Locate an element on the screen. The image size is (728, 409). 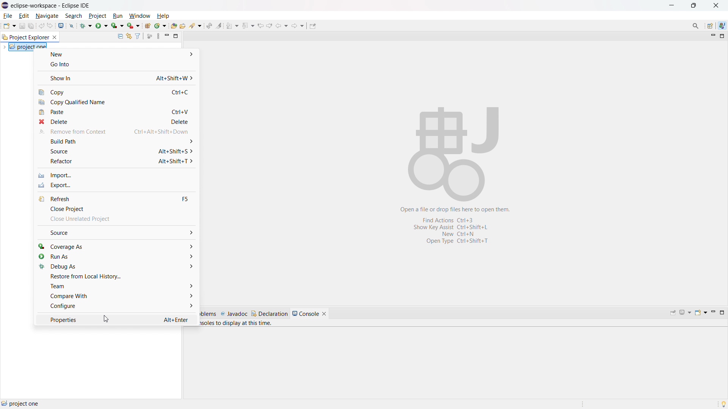
source is located at coordinates (116, 233).